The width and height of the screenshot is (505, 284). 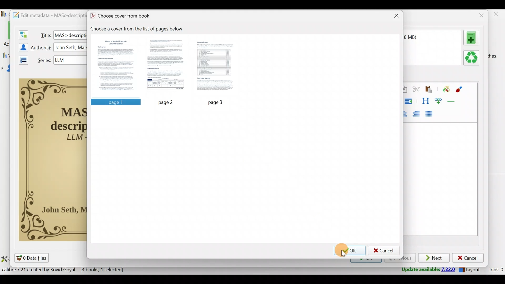 What do you see at coordinates (472, 58) in the screenshot?
I see `Remove the selected format from this book` at bounding box center [472, 58].